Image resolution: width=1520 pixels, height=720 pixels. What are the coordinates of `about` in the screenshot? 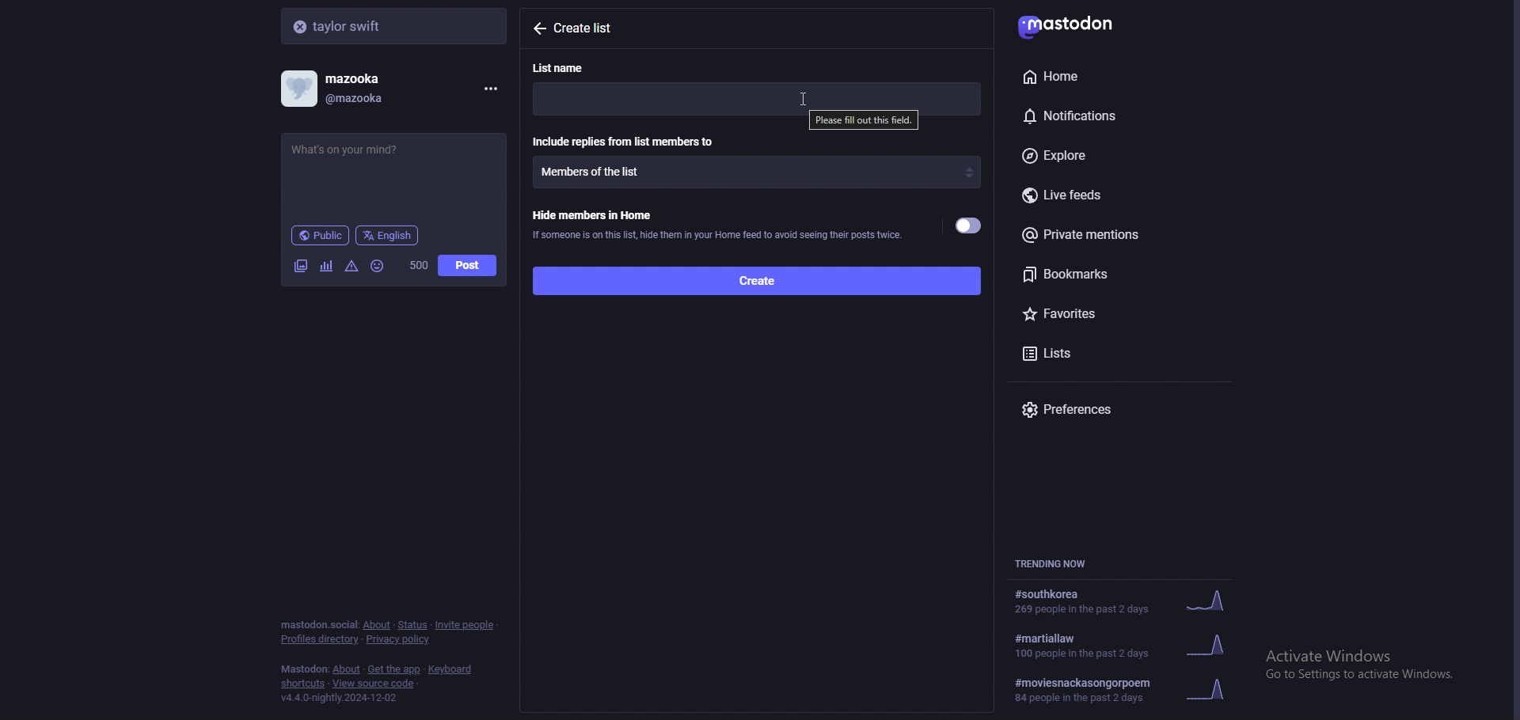 It's located at (348, 670).